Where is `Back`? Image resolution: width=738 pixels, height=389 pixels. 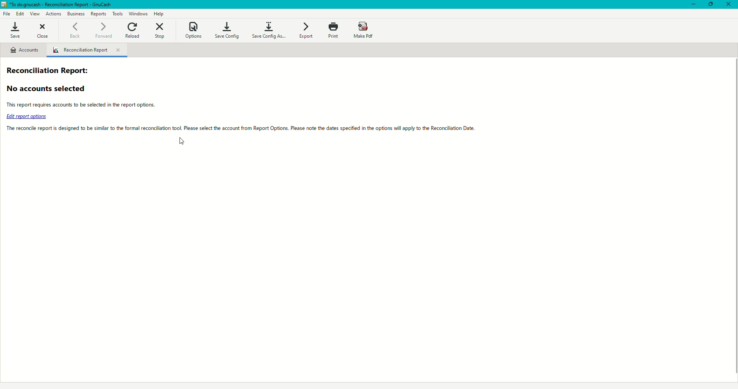 Back is located at coordinates (73, 30).